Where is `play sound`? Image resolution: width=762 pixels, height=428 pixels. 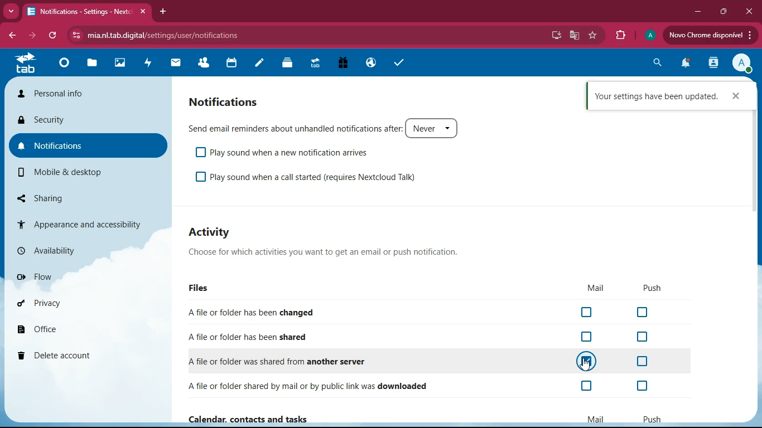
play sound is located at coordinates (315, 178).